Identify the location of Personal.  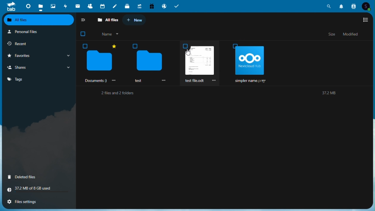
(37, 33).